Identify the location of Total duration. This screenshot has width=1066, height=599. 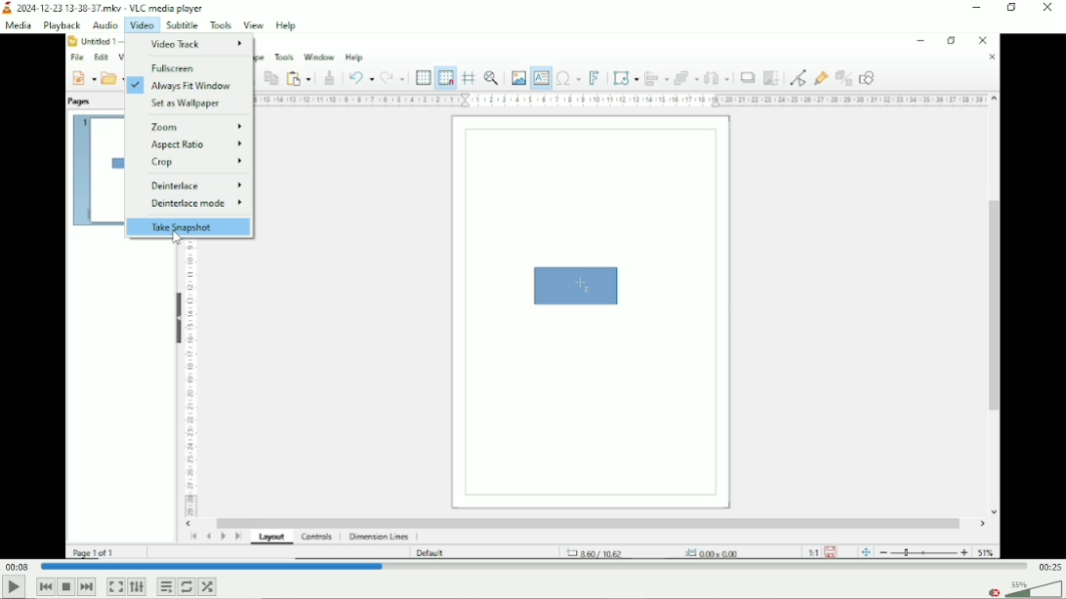
(1050, 566).